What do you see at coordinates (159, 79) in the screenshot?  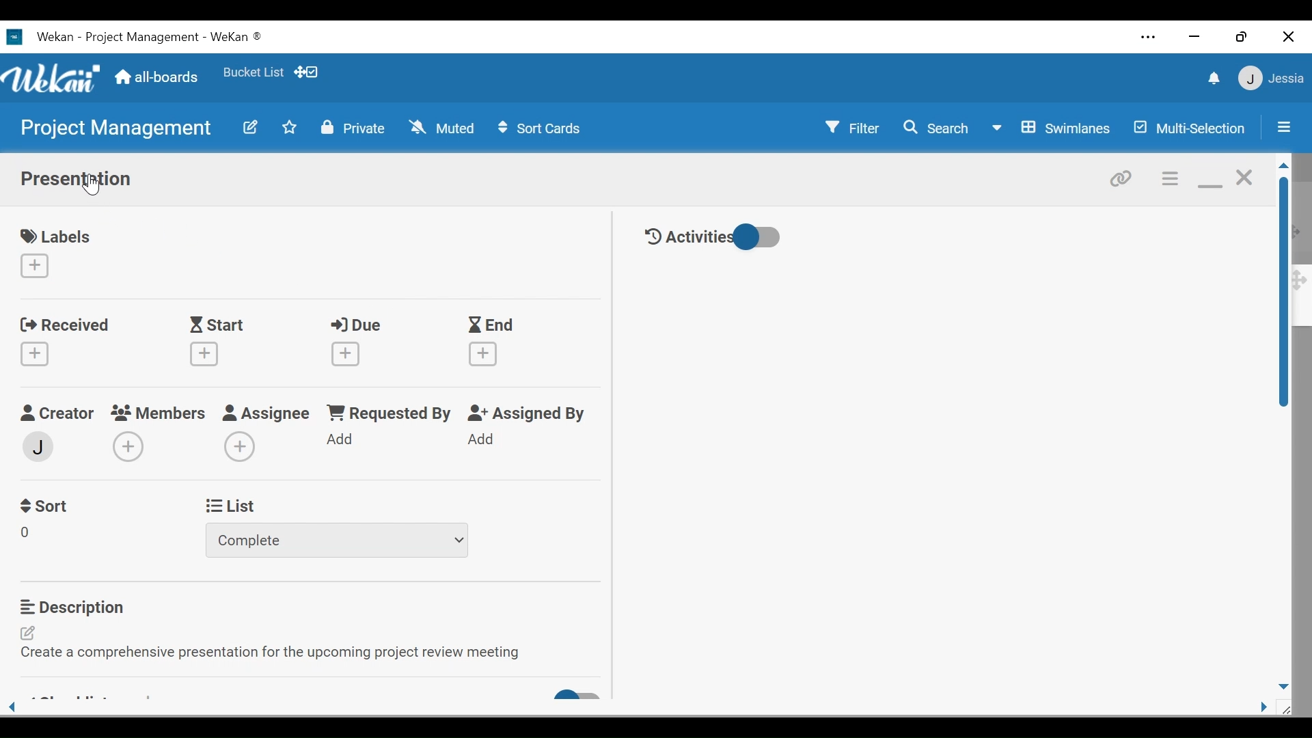 I see `All boards` at bounding box center [159, 79].